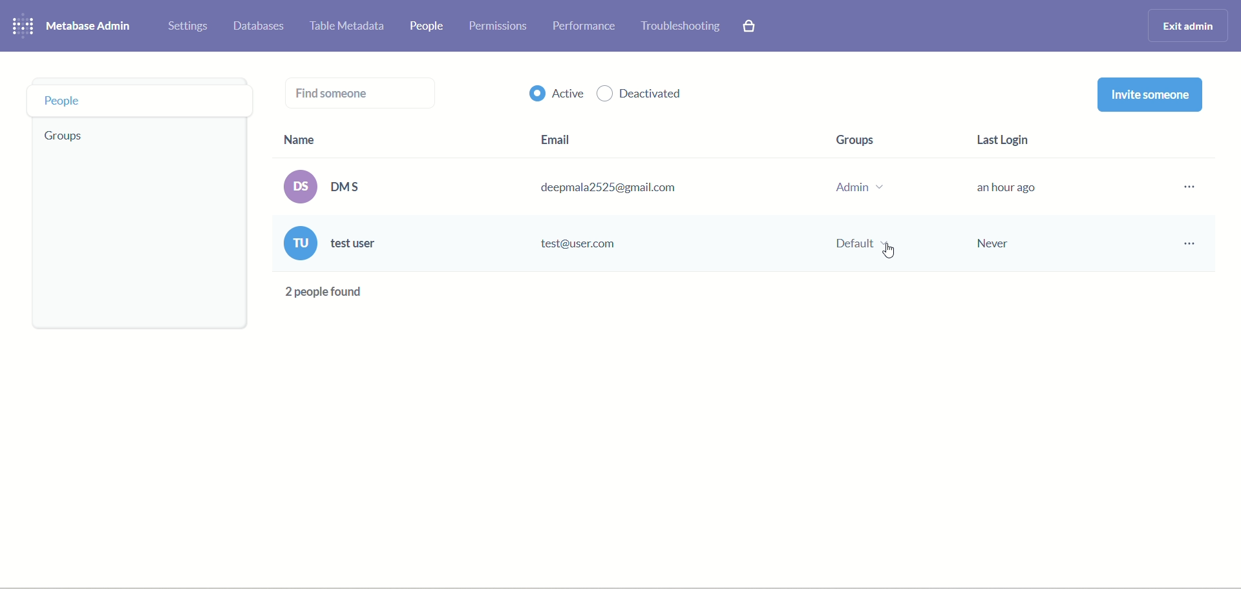  What do you see at coordinates (1002, 200) in the screenshot?
I see `last login` at bounding box center [1002, 200].